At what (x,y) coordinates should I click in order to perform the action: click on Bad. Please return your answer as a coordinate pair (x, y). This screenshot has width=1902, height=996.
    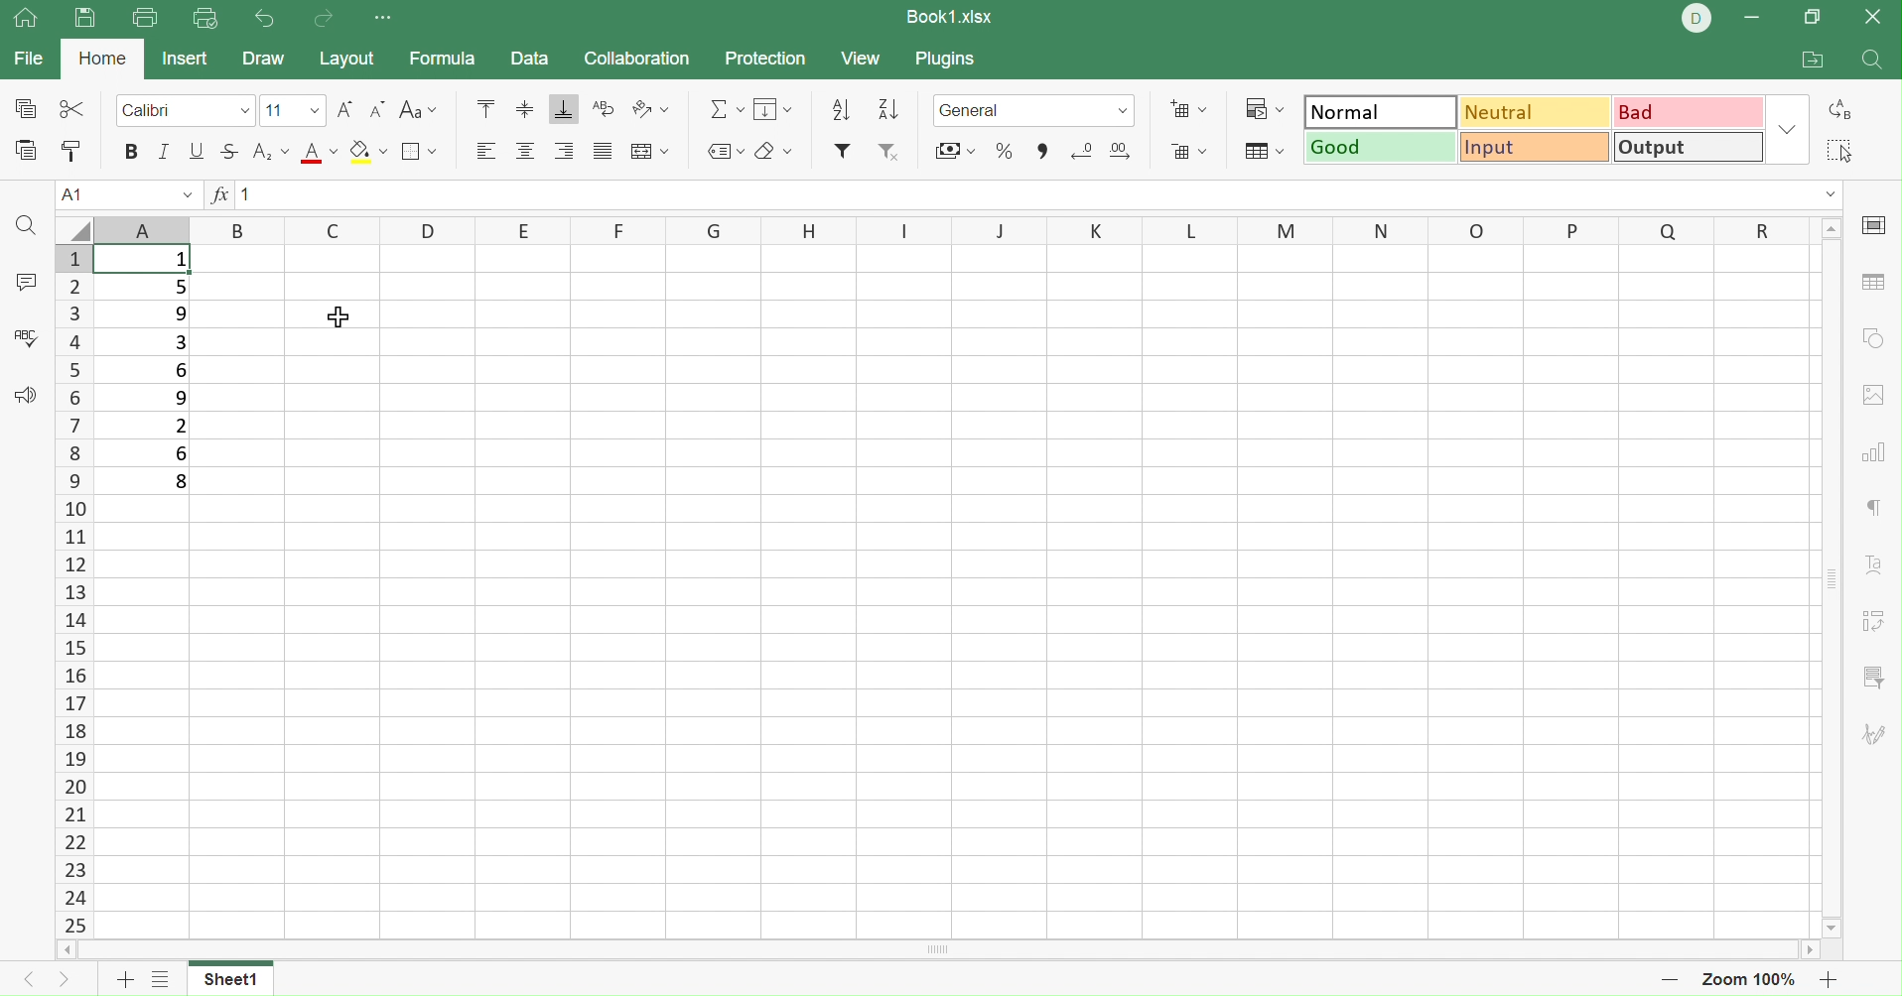
    Looking at the image, I should click on (1691, 111).